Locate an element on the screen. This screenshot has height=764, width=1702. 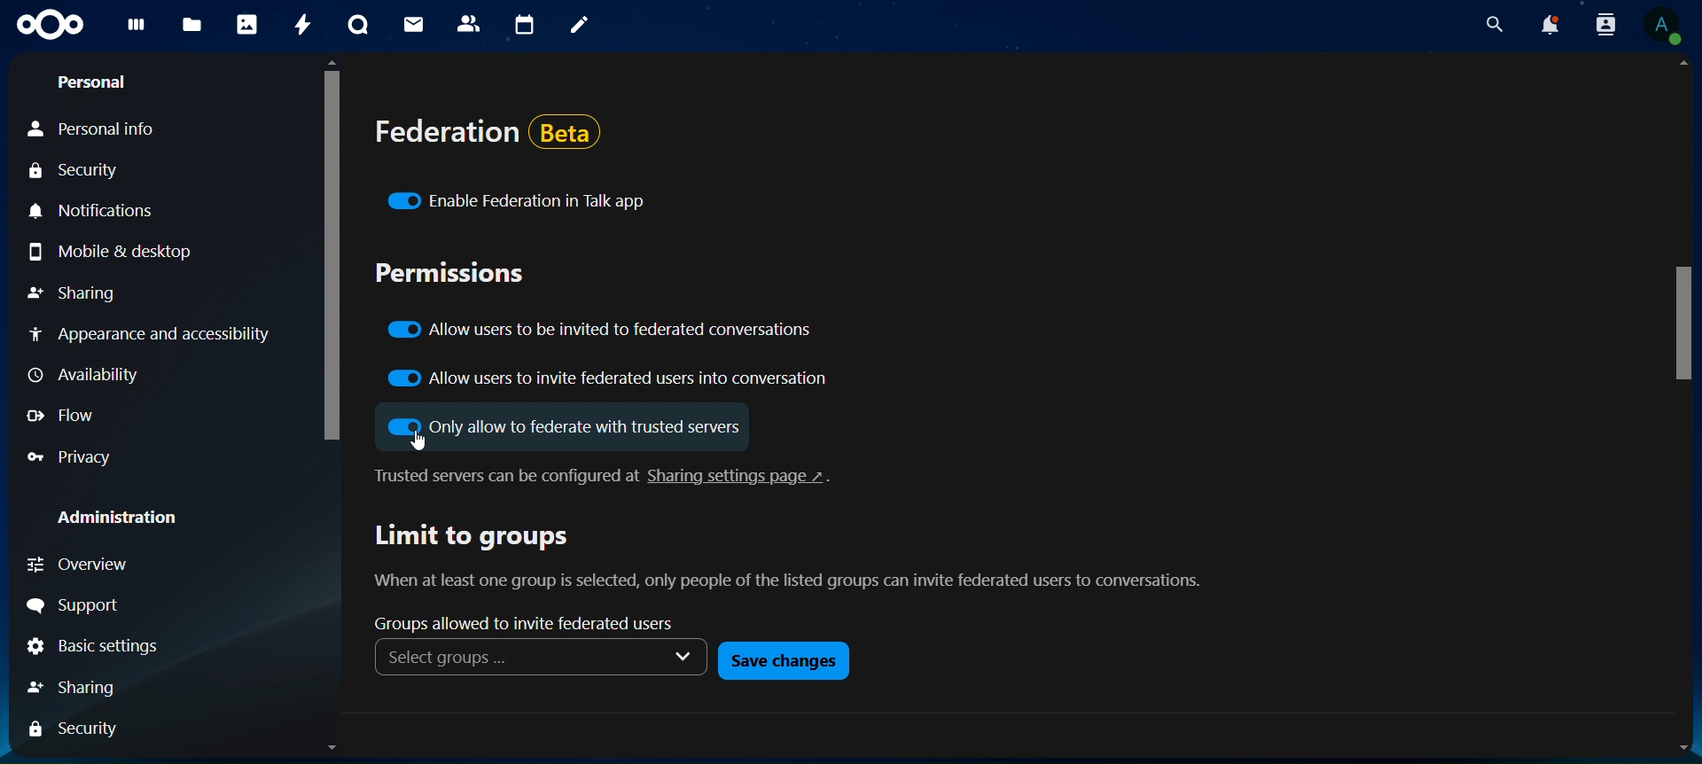
only allow to federate with trusted servers is located at coordinates (560, 425).